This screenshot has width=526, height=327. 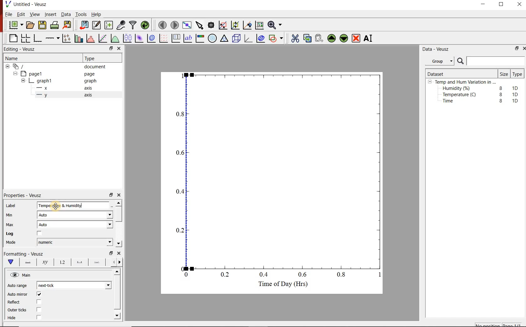 What do you see at coordinates (23, 80) in the screenshot?
I see `hide sub menu` at bounding box center [23, 80].